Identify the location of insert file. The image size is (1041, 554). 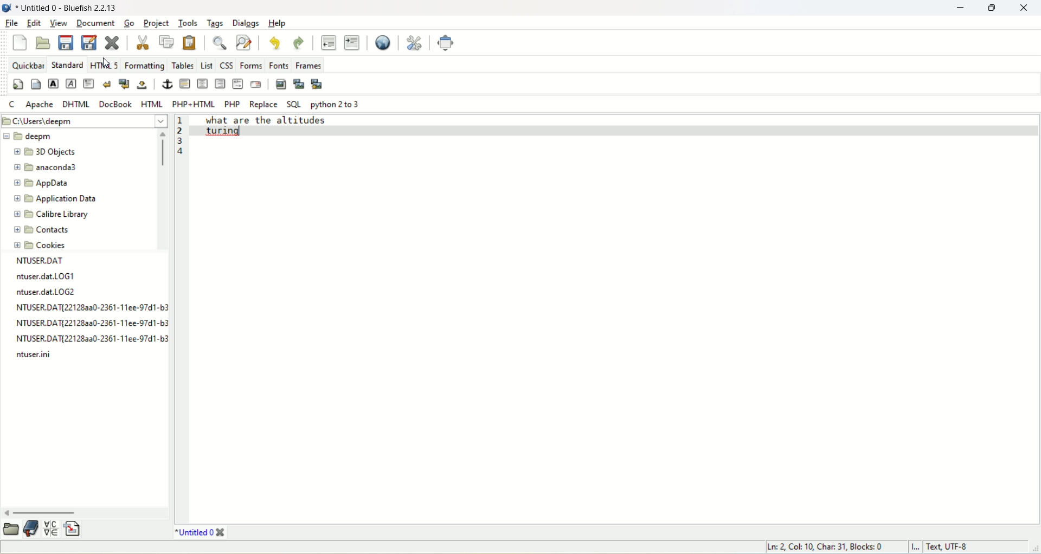
(75, 529).